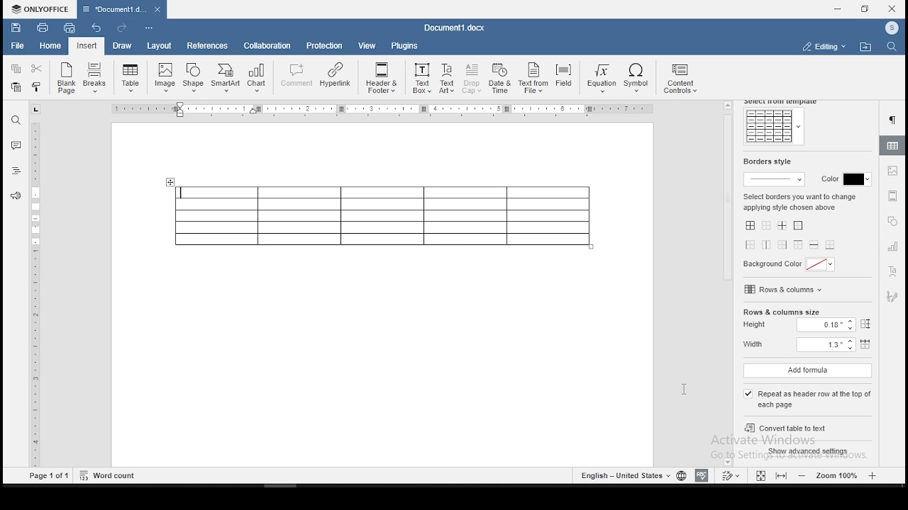 The width and height of the screenshot is (908, 510). What do you see at coordinates (166, 77) in the screenshot?
I see `Image` at bounding box center [166, 77].